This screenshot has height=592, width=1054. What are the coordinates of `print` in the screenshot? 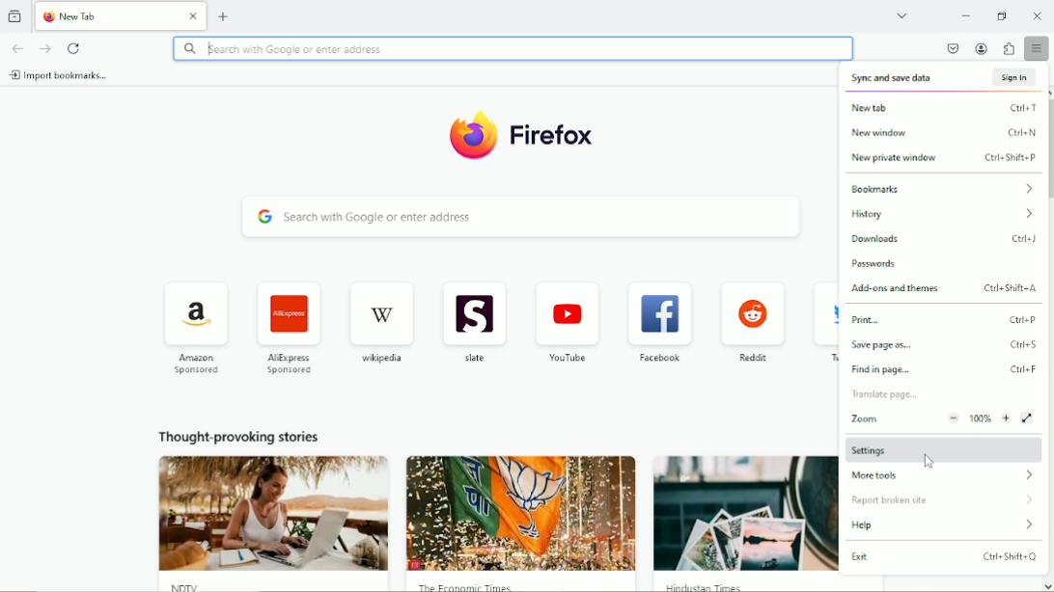 It's located at (945, 319).